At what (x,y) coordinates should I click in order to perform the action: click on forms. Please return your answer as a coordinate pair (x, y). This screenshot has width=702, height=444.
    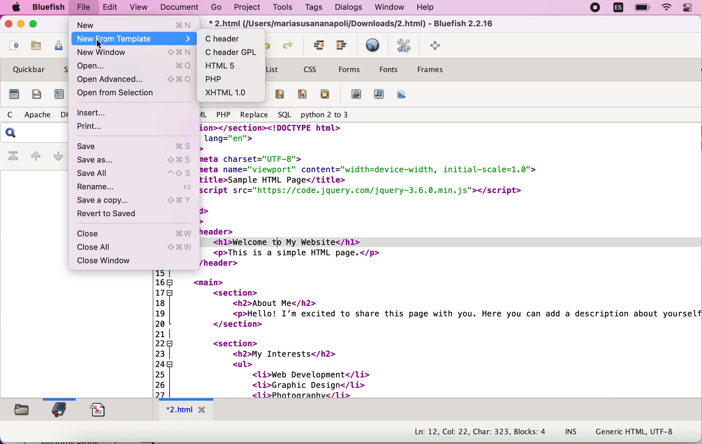
    Looking at the image, I should click on (351, 69).